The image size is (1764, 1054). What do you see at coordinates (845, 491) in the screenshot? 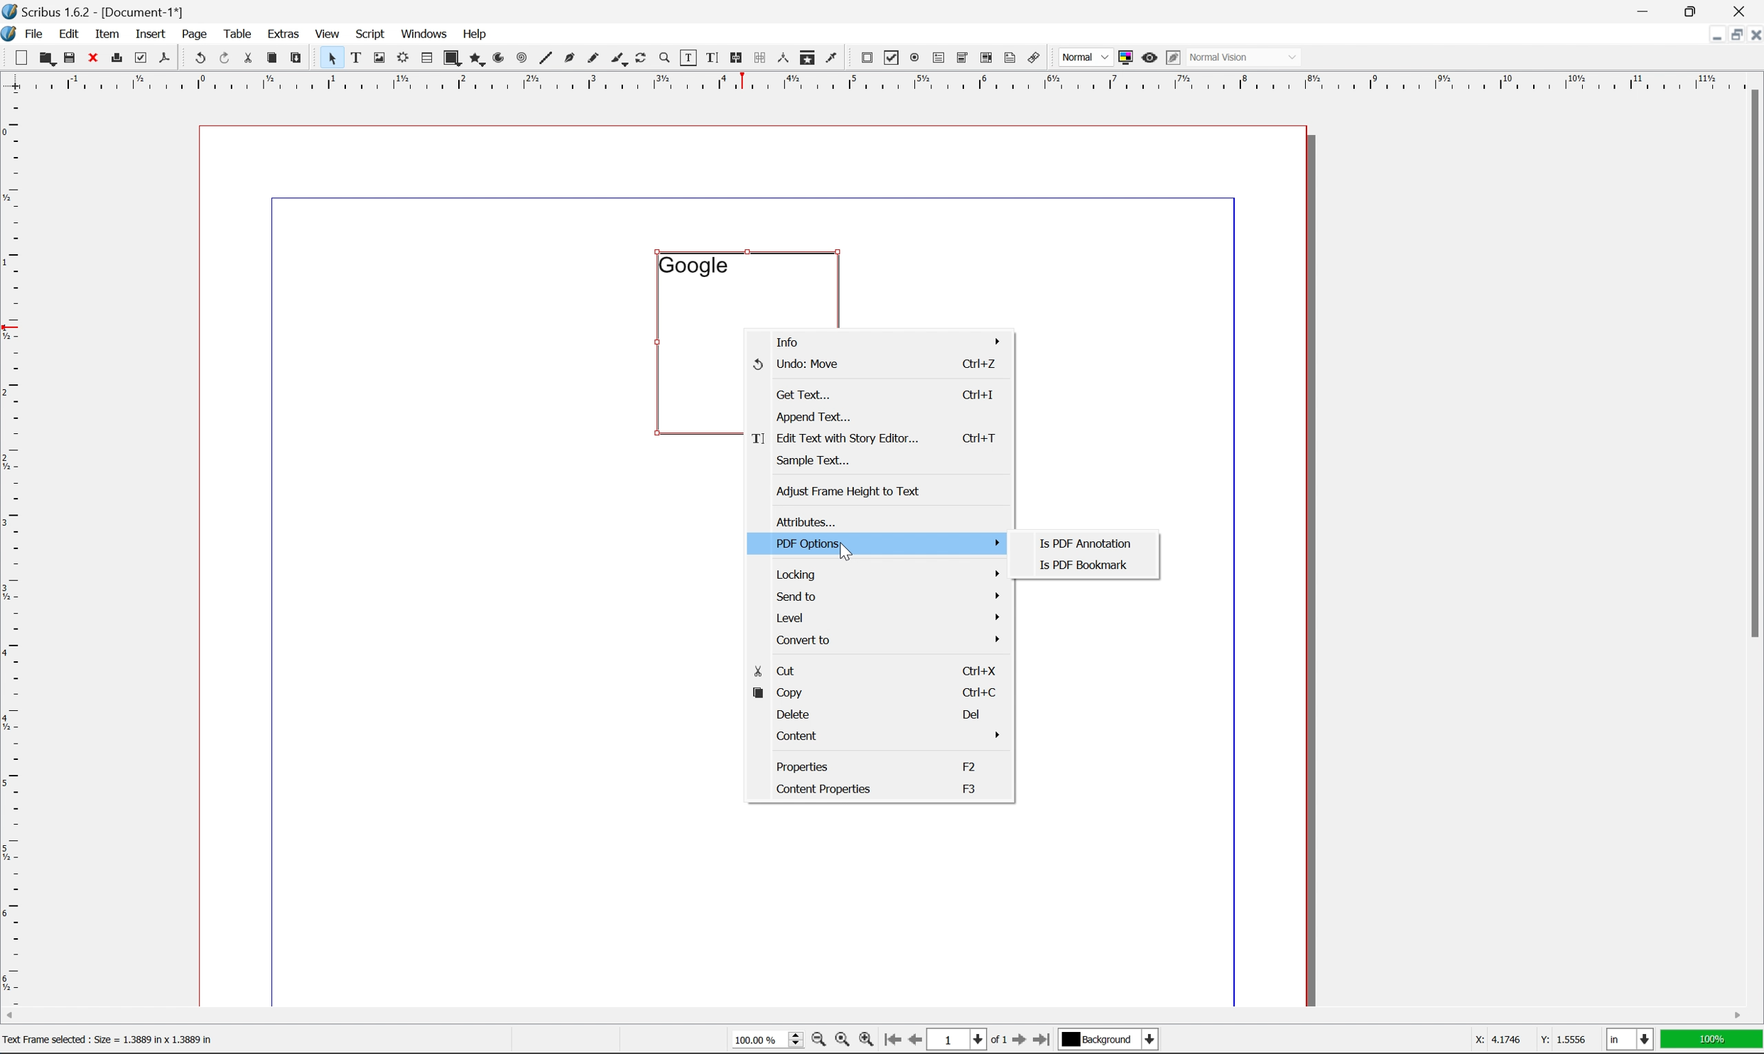
I see `adjust frame height to text` at bounding box center [845, 491].